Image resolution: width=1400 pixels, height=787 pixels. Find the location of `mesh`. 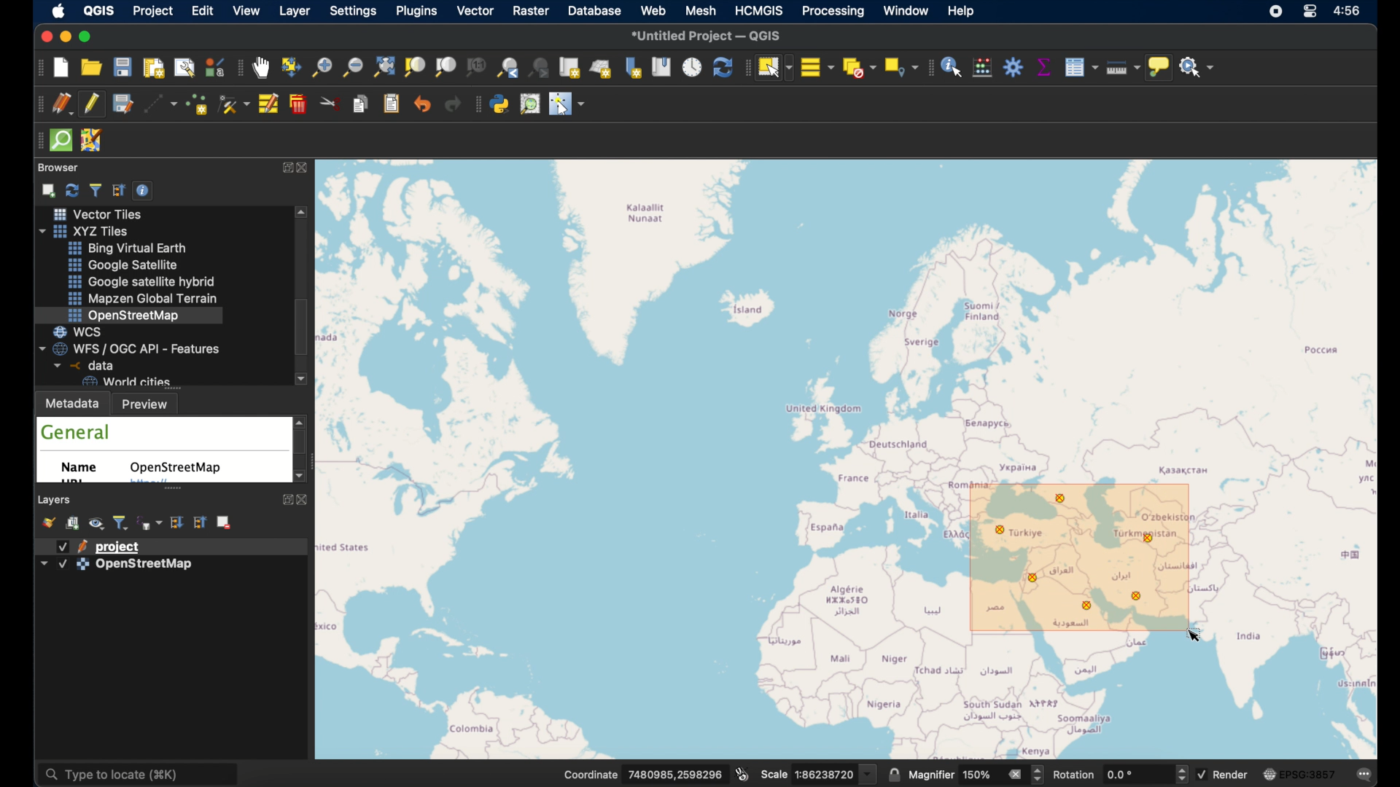

mesh is located at coordinates (699, 9).